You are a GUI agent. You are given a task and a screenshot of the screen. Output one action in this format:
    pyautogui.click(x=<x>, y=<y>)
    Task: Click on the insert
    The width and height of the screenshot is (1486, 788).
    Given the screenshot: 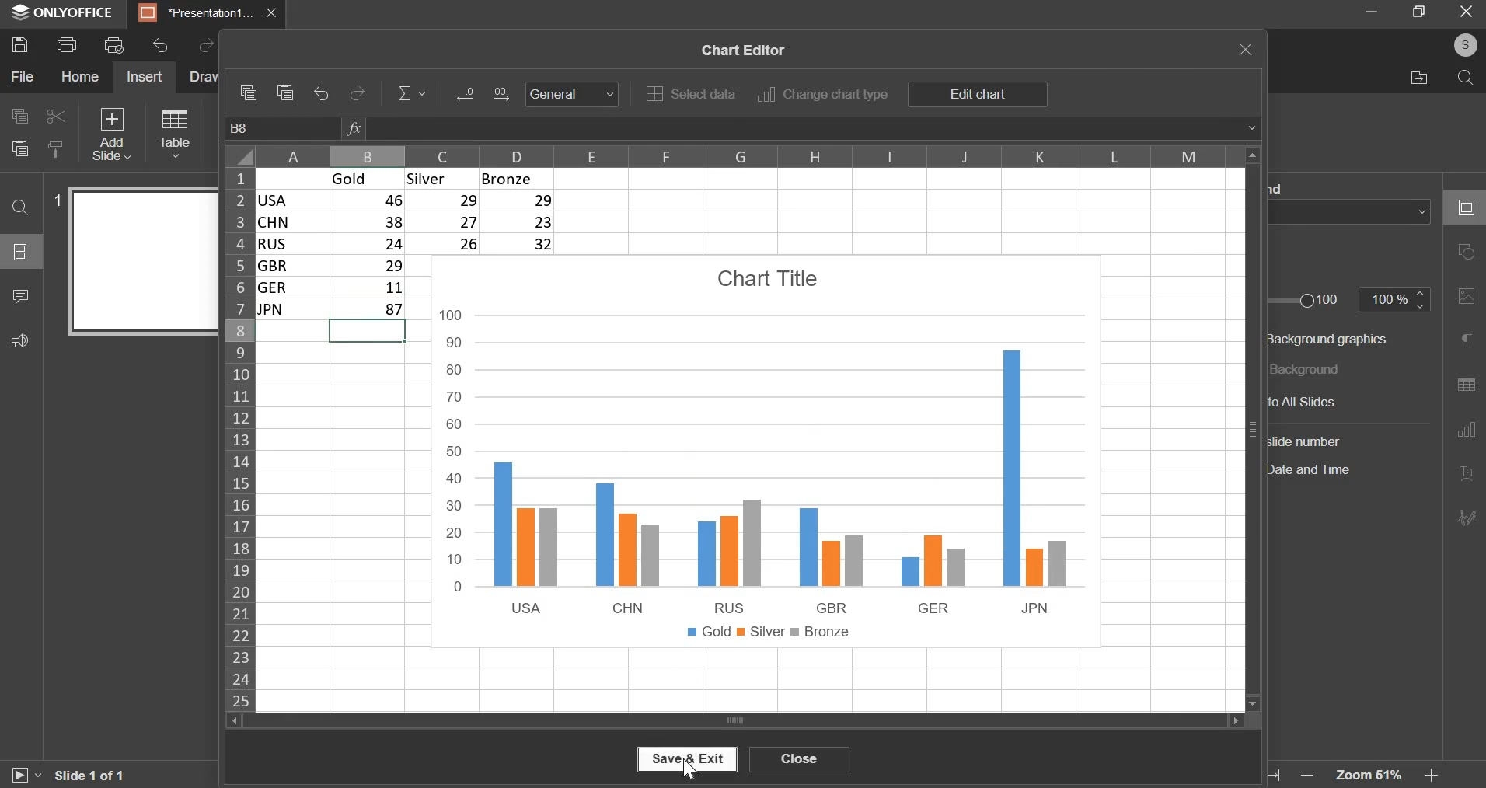 What is the action you would take?
    pyautogui.click(x=143, y=77)
    